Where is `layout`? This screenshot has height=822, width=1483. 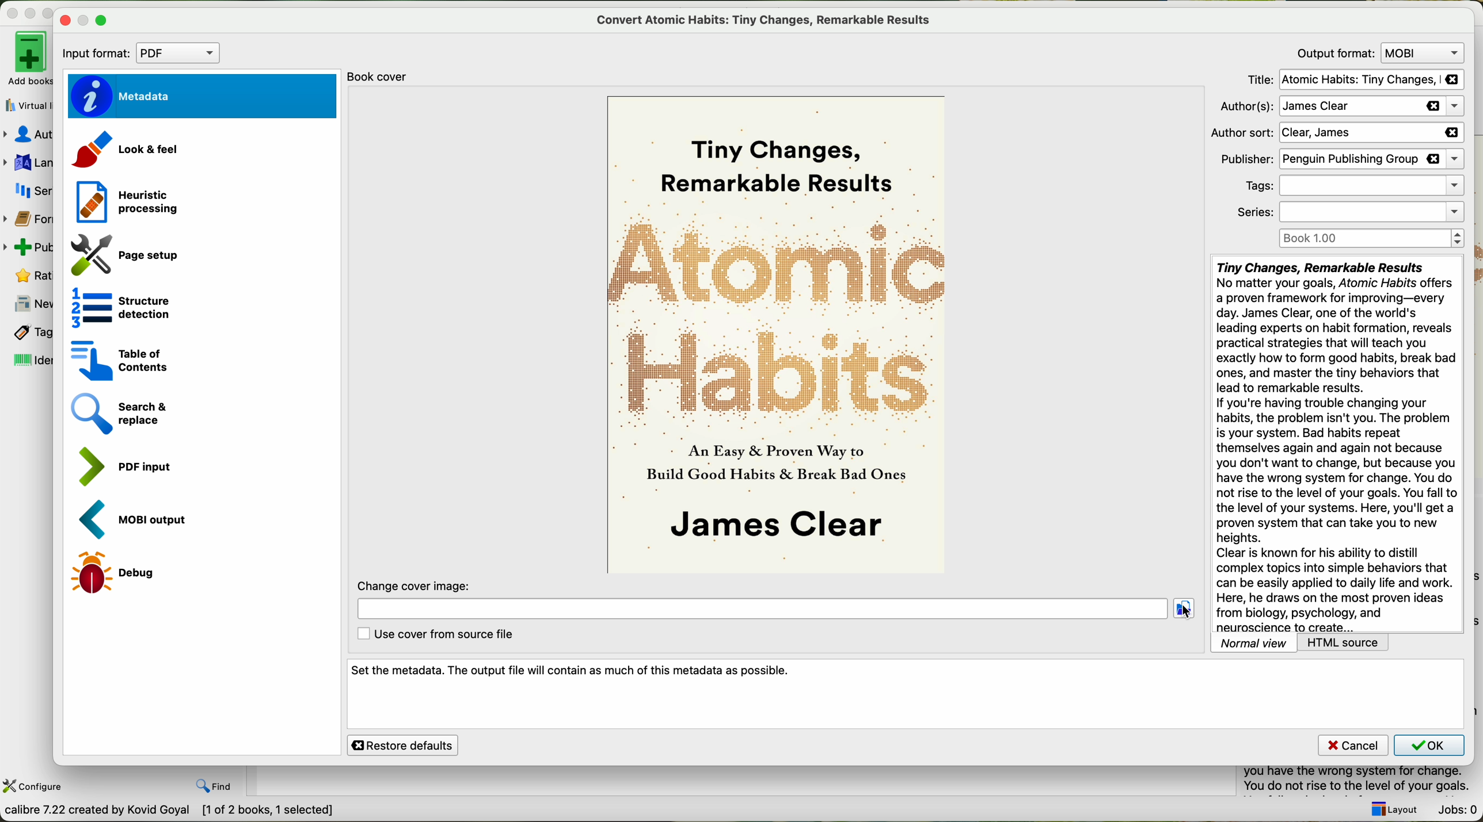 layout is located at coordinates (1391, 809).